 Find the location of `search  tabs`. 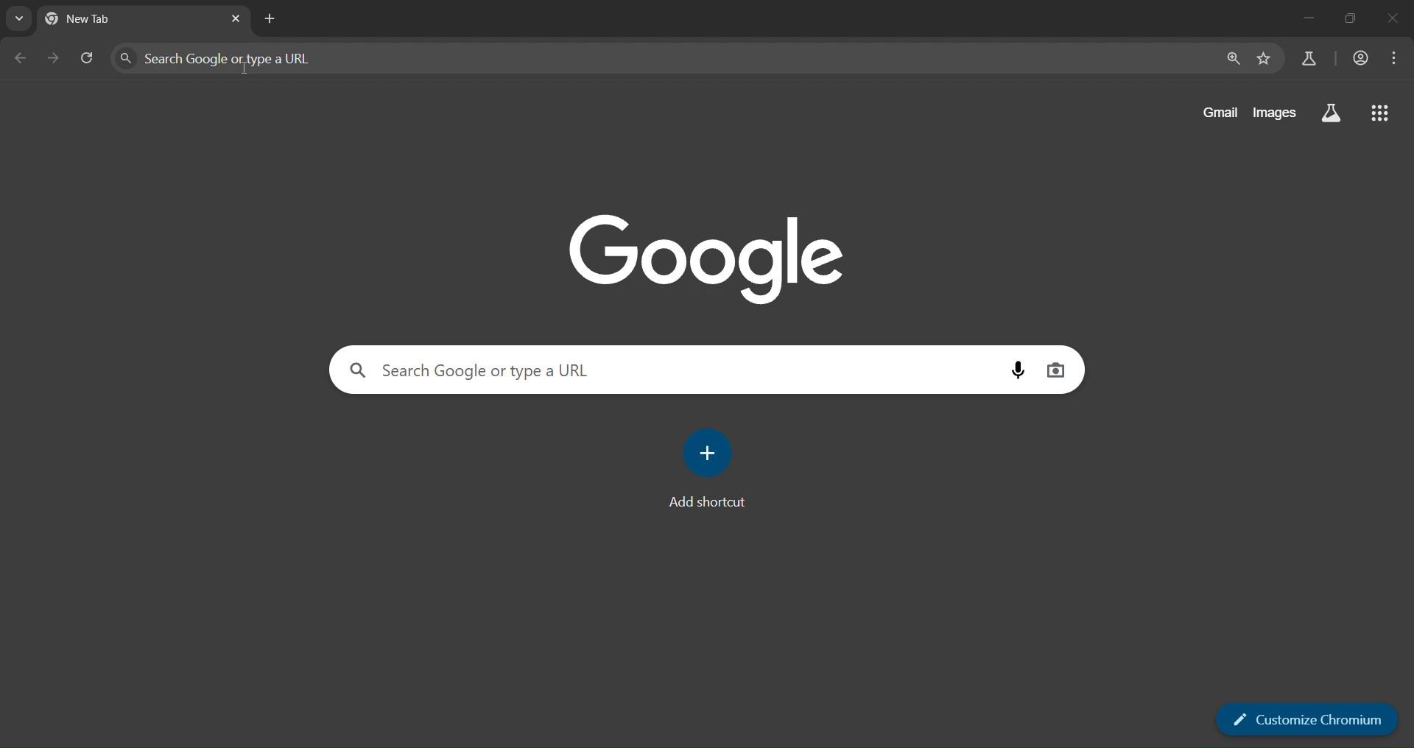

search  tabs is located at coordinates (18, 18).